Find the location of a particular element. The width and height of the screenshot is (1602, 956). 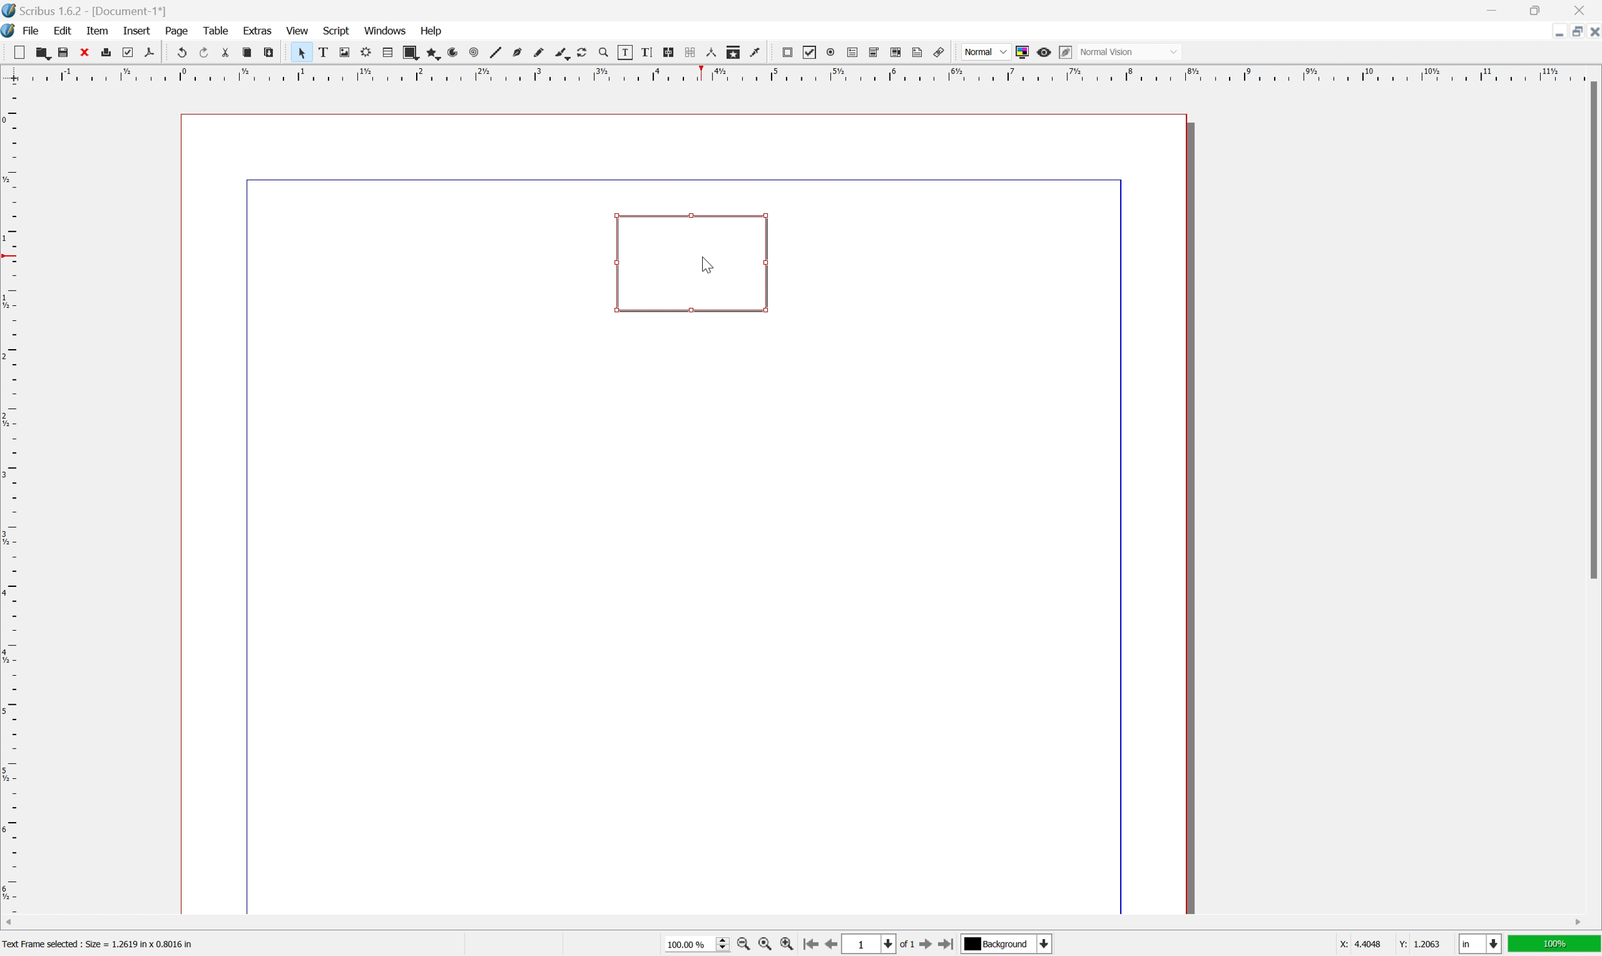

table is located at coordinates (216, 31).